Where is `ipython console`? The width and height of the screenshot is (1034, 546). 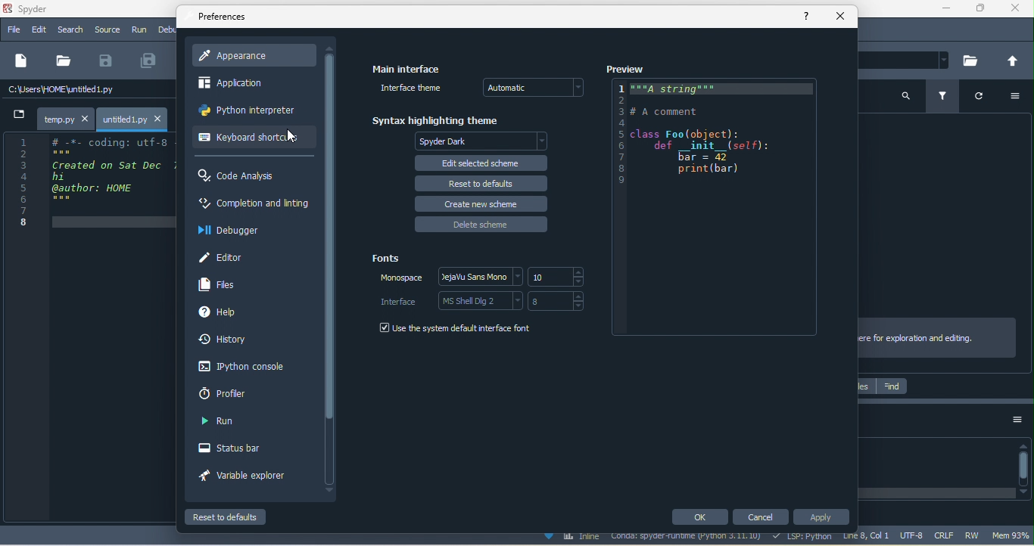 ipython console is located at coordinates (244, 367).